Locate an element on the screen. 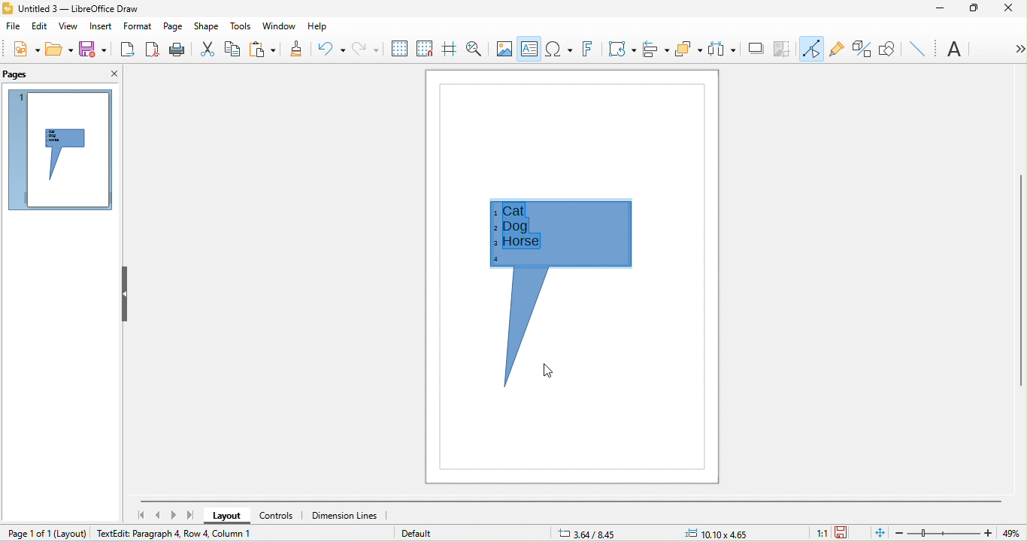 Image resolution: width=1027 pixels, height=542 pixels. file is located at coordinates (14, 29).